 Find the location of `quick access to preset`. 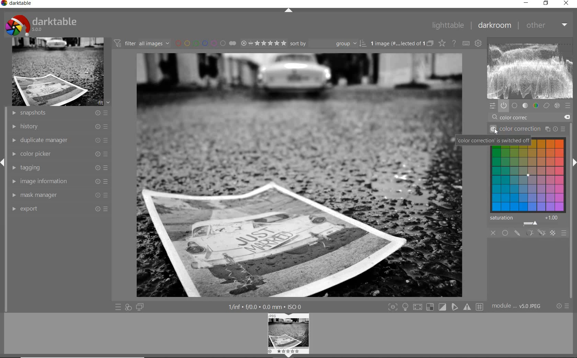

quick access to preset is located at coordinates (118, 306).